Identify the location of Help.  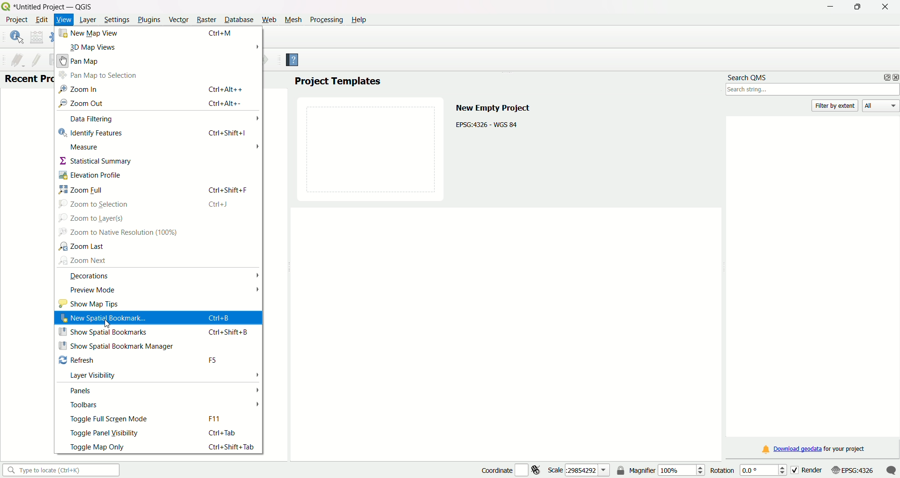
(361, 19).